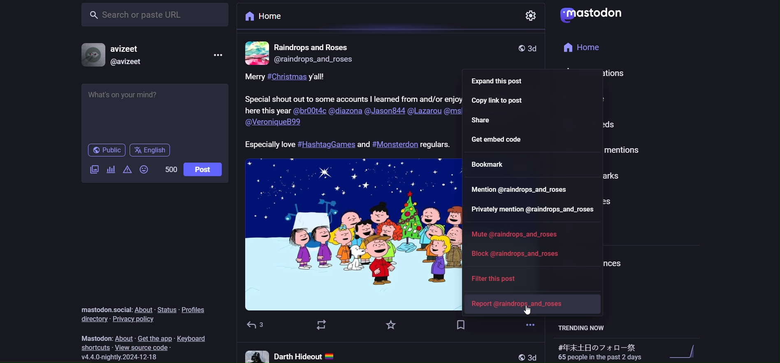  What do you see at coordinates (504, 100) in the screenshot?
I see `copy link to post` at bounding box center [504, 100].